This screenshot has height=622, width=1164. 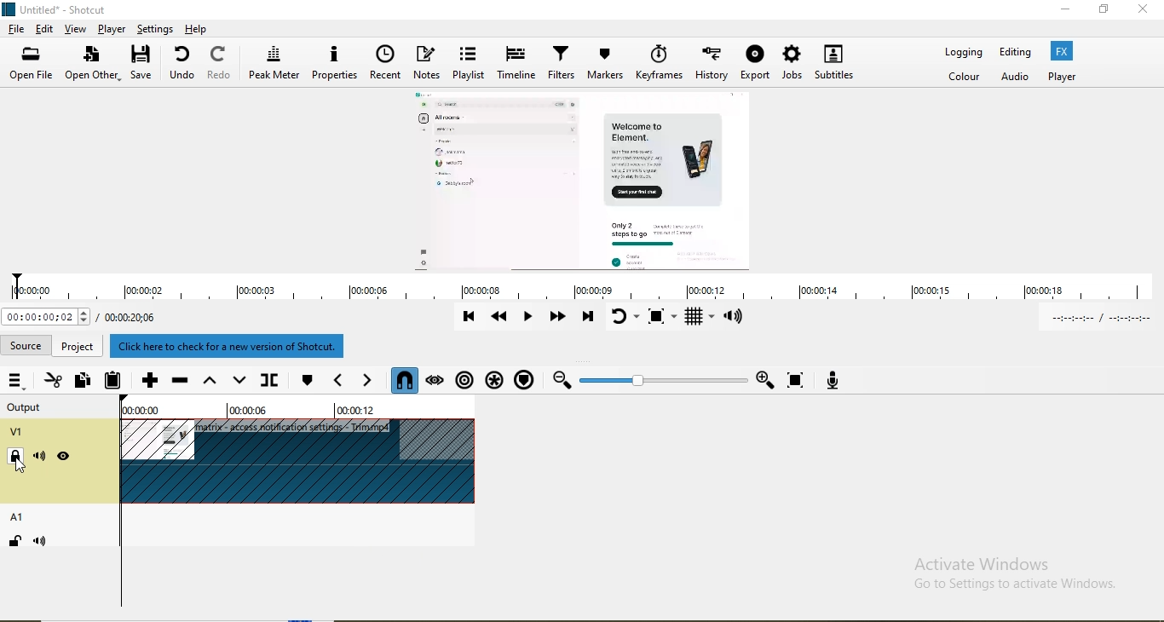 I want to click on Zoom timeline to fit, so click(x=798, y=381).